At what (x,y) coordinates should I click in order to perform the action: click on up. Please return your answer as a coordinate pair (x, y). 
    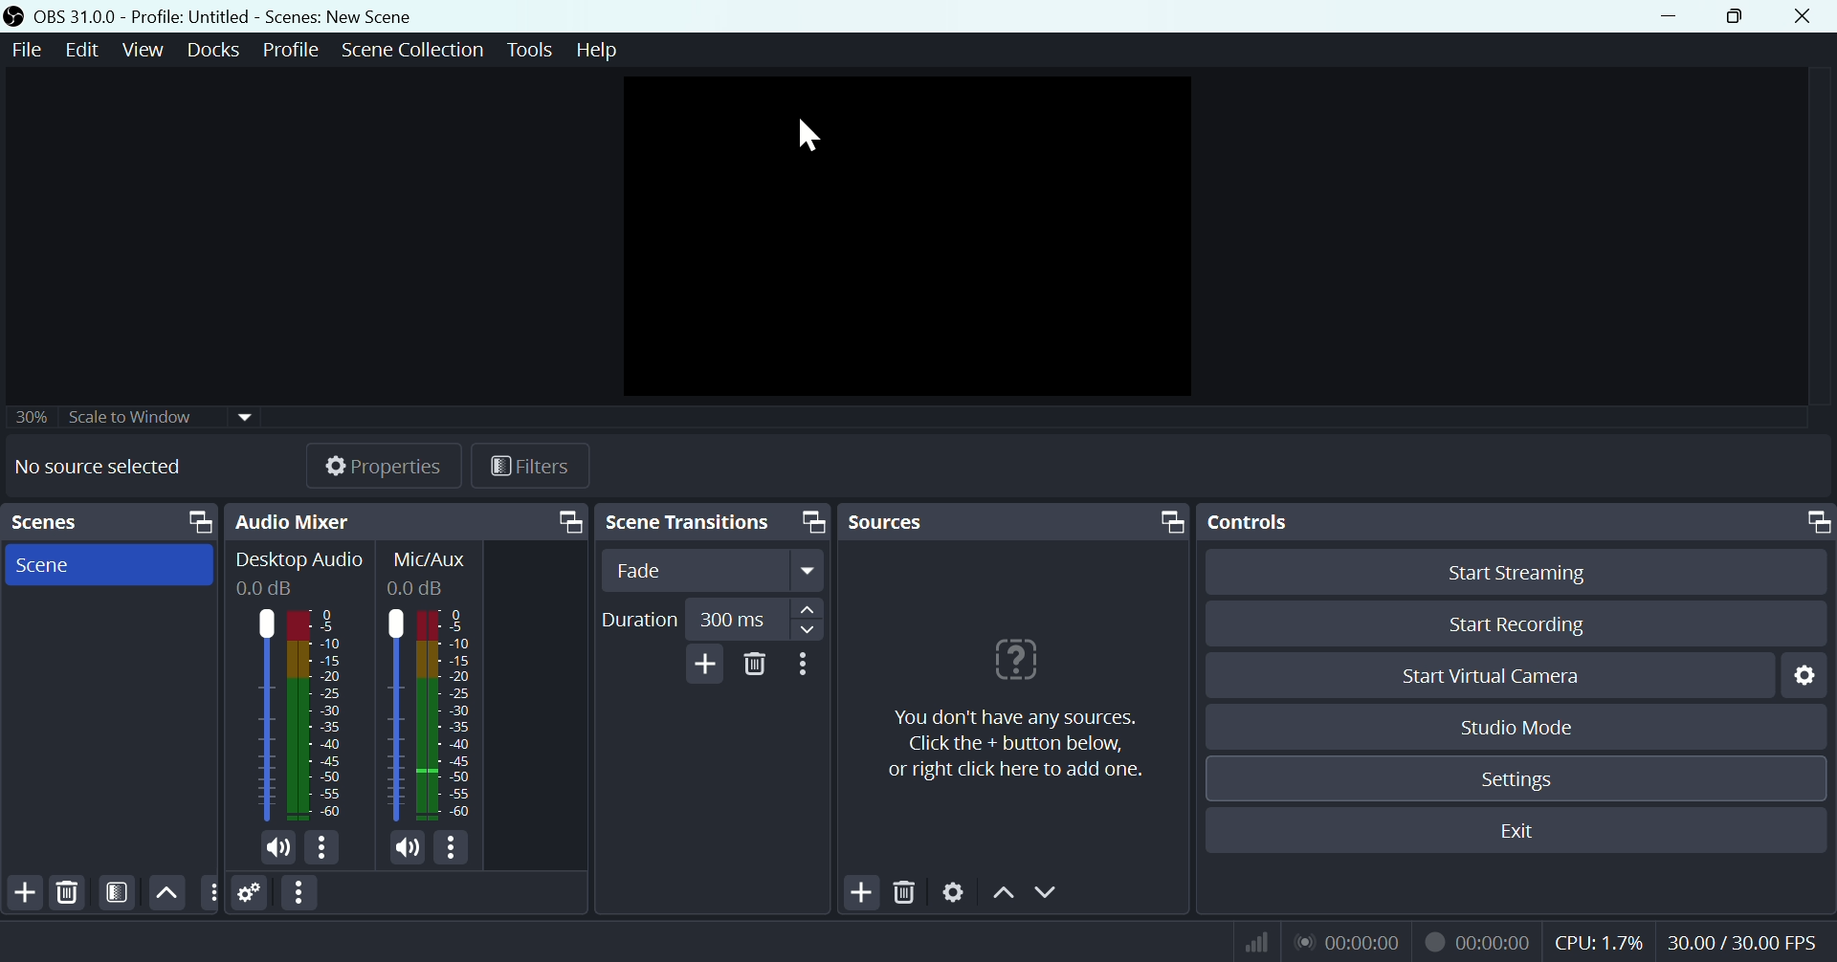
    Looking at the image, I should click on (167, 891).